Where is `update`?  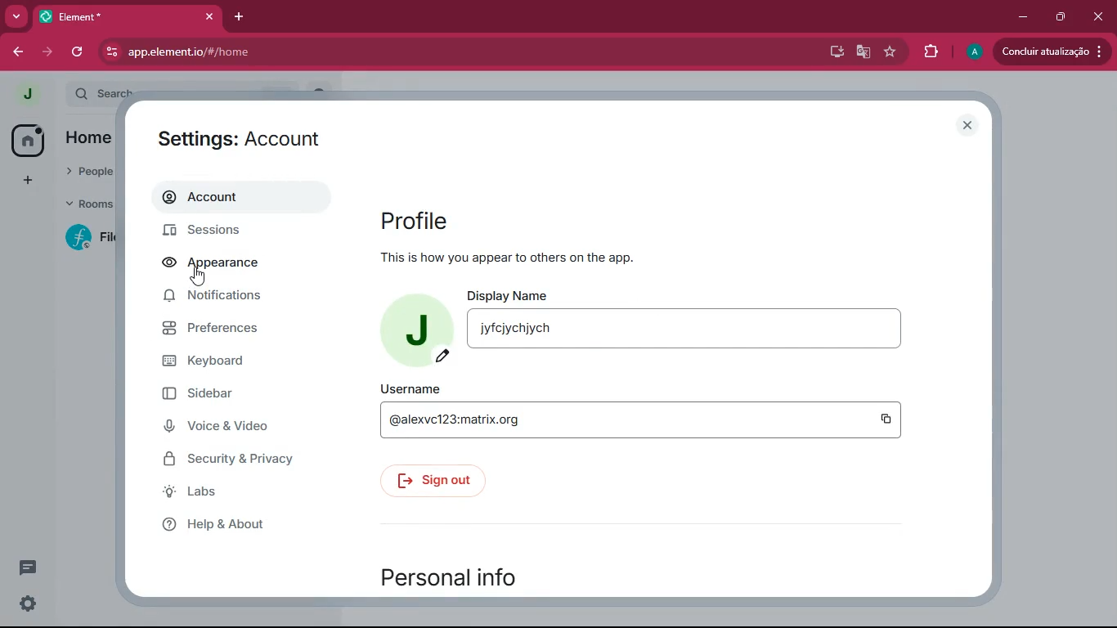 update is located at coordinates (1052, 53).